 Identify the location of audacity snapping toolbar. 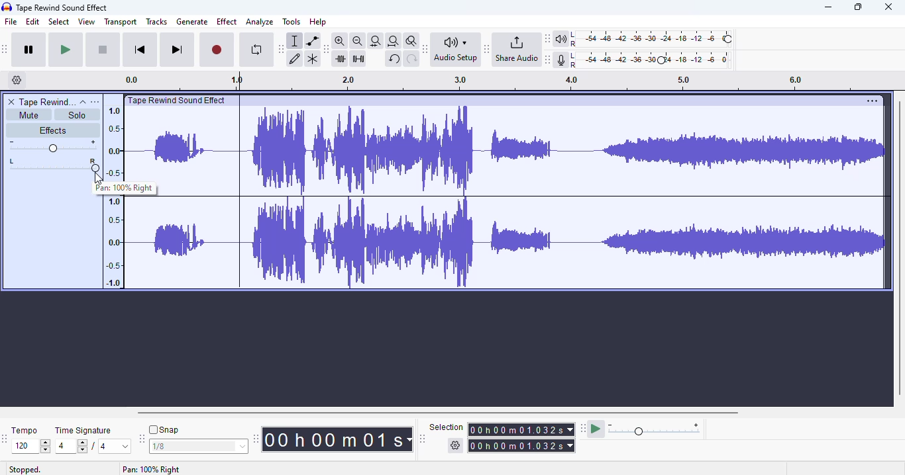
(141, 438).